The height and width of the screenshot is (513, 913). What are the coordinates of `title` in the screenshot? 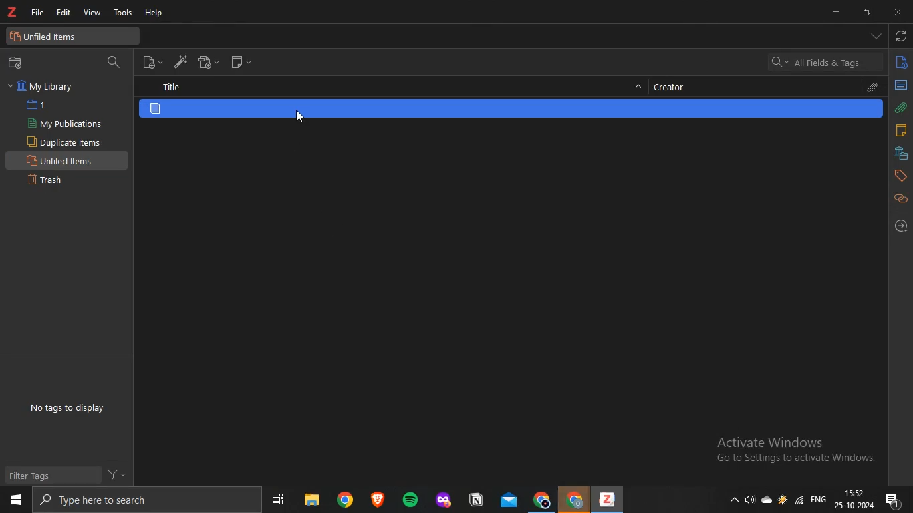 It's located at (170, 88).